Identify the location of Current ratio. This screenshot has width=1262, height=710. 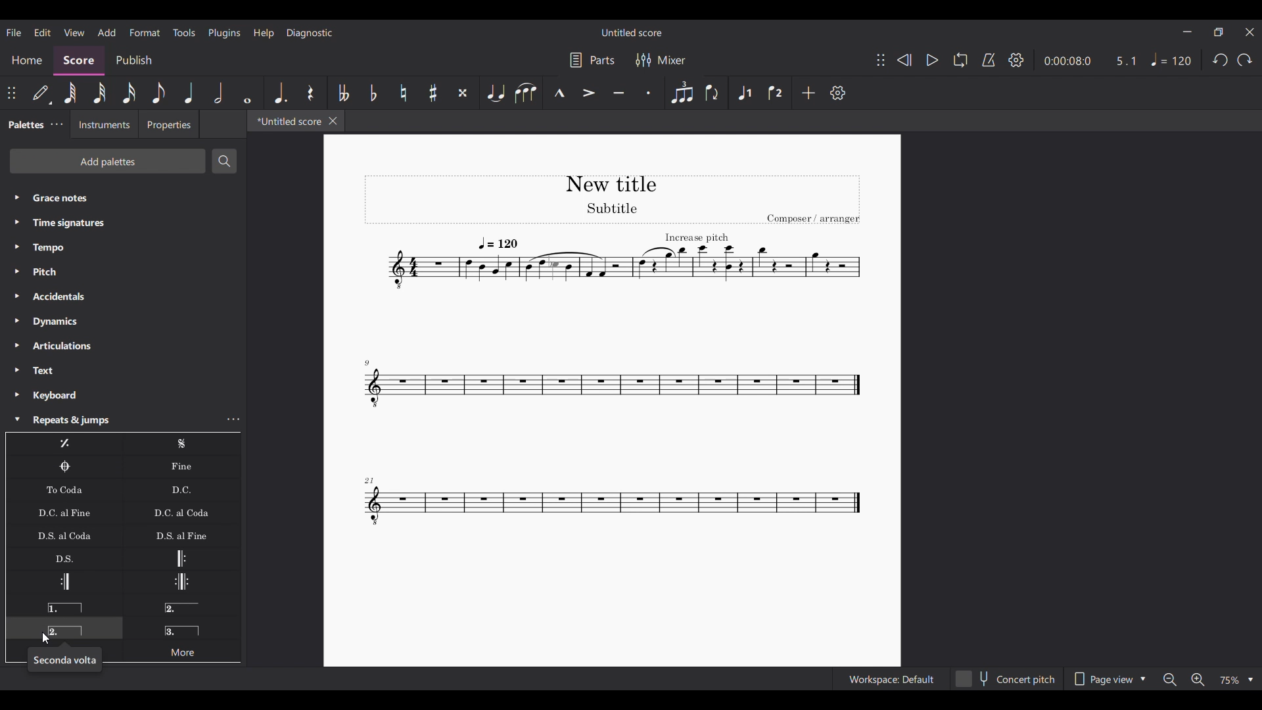
(1125, 61).